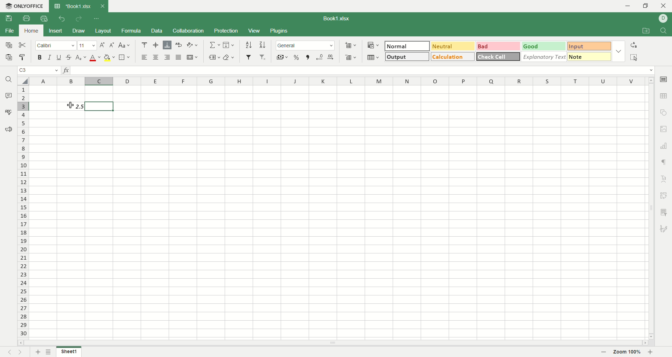  Describe the element at coordinates (125, 45) in the screenshot. I see `change case` at that location.